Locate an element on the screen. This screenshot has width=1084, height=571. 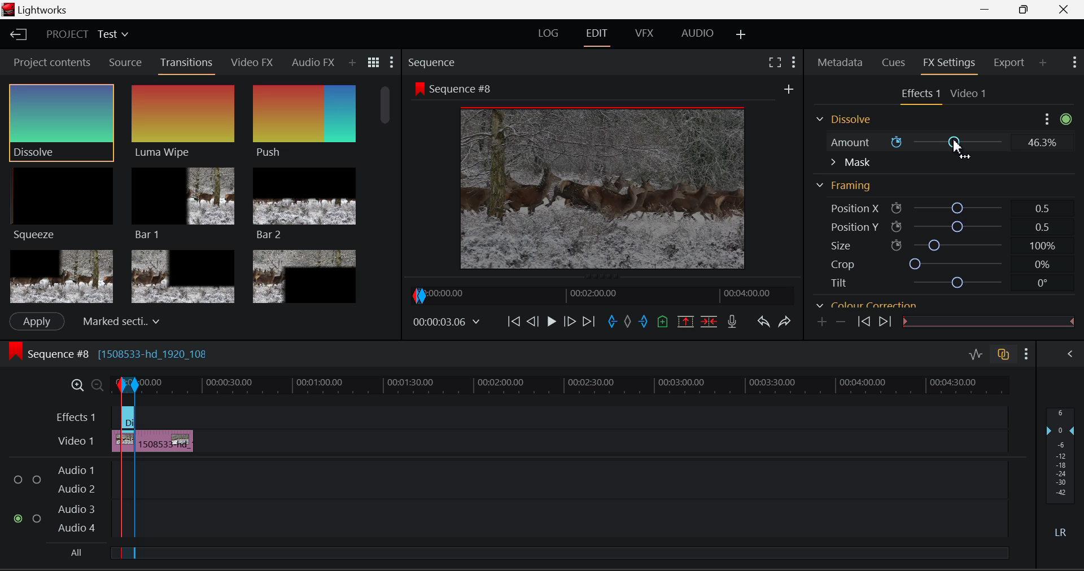
Audio Input Checkbox is located at coordinates (19, 476).